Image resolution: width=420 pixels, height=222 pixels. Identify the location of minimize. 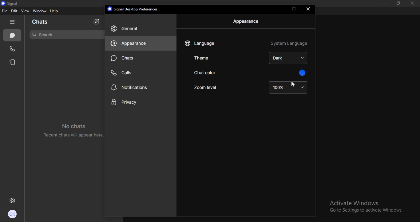
(281, 10).